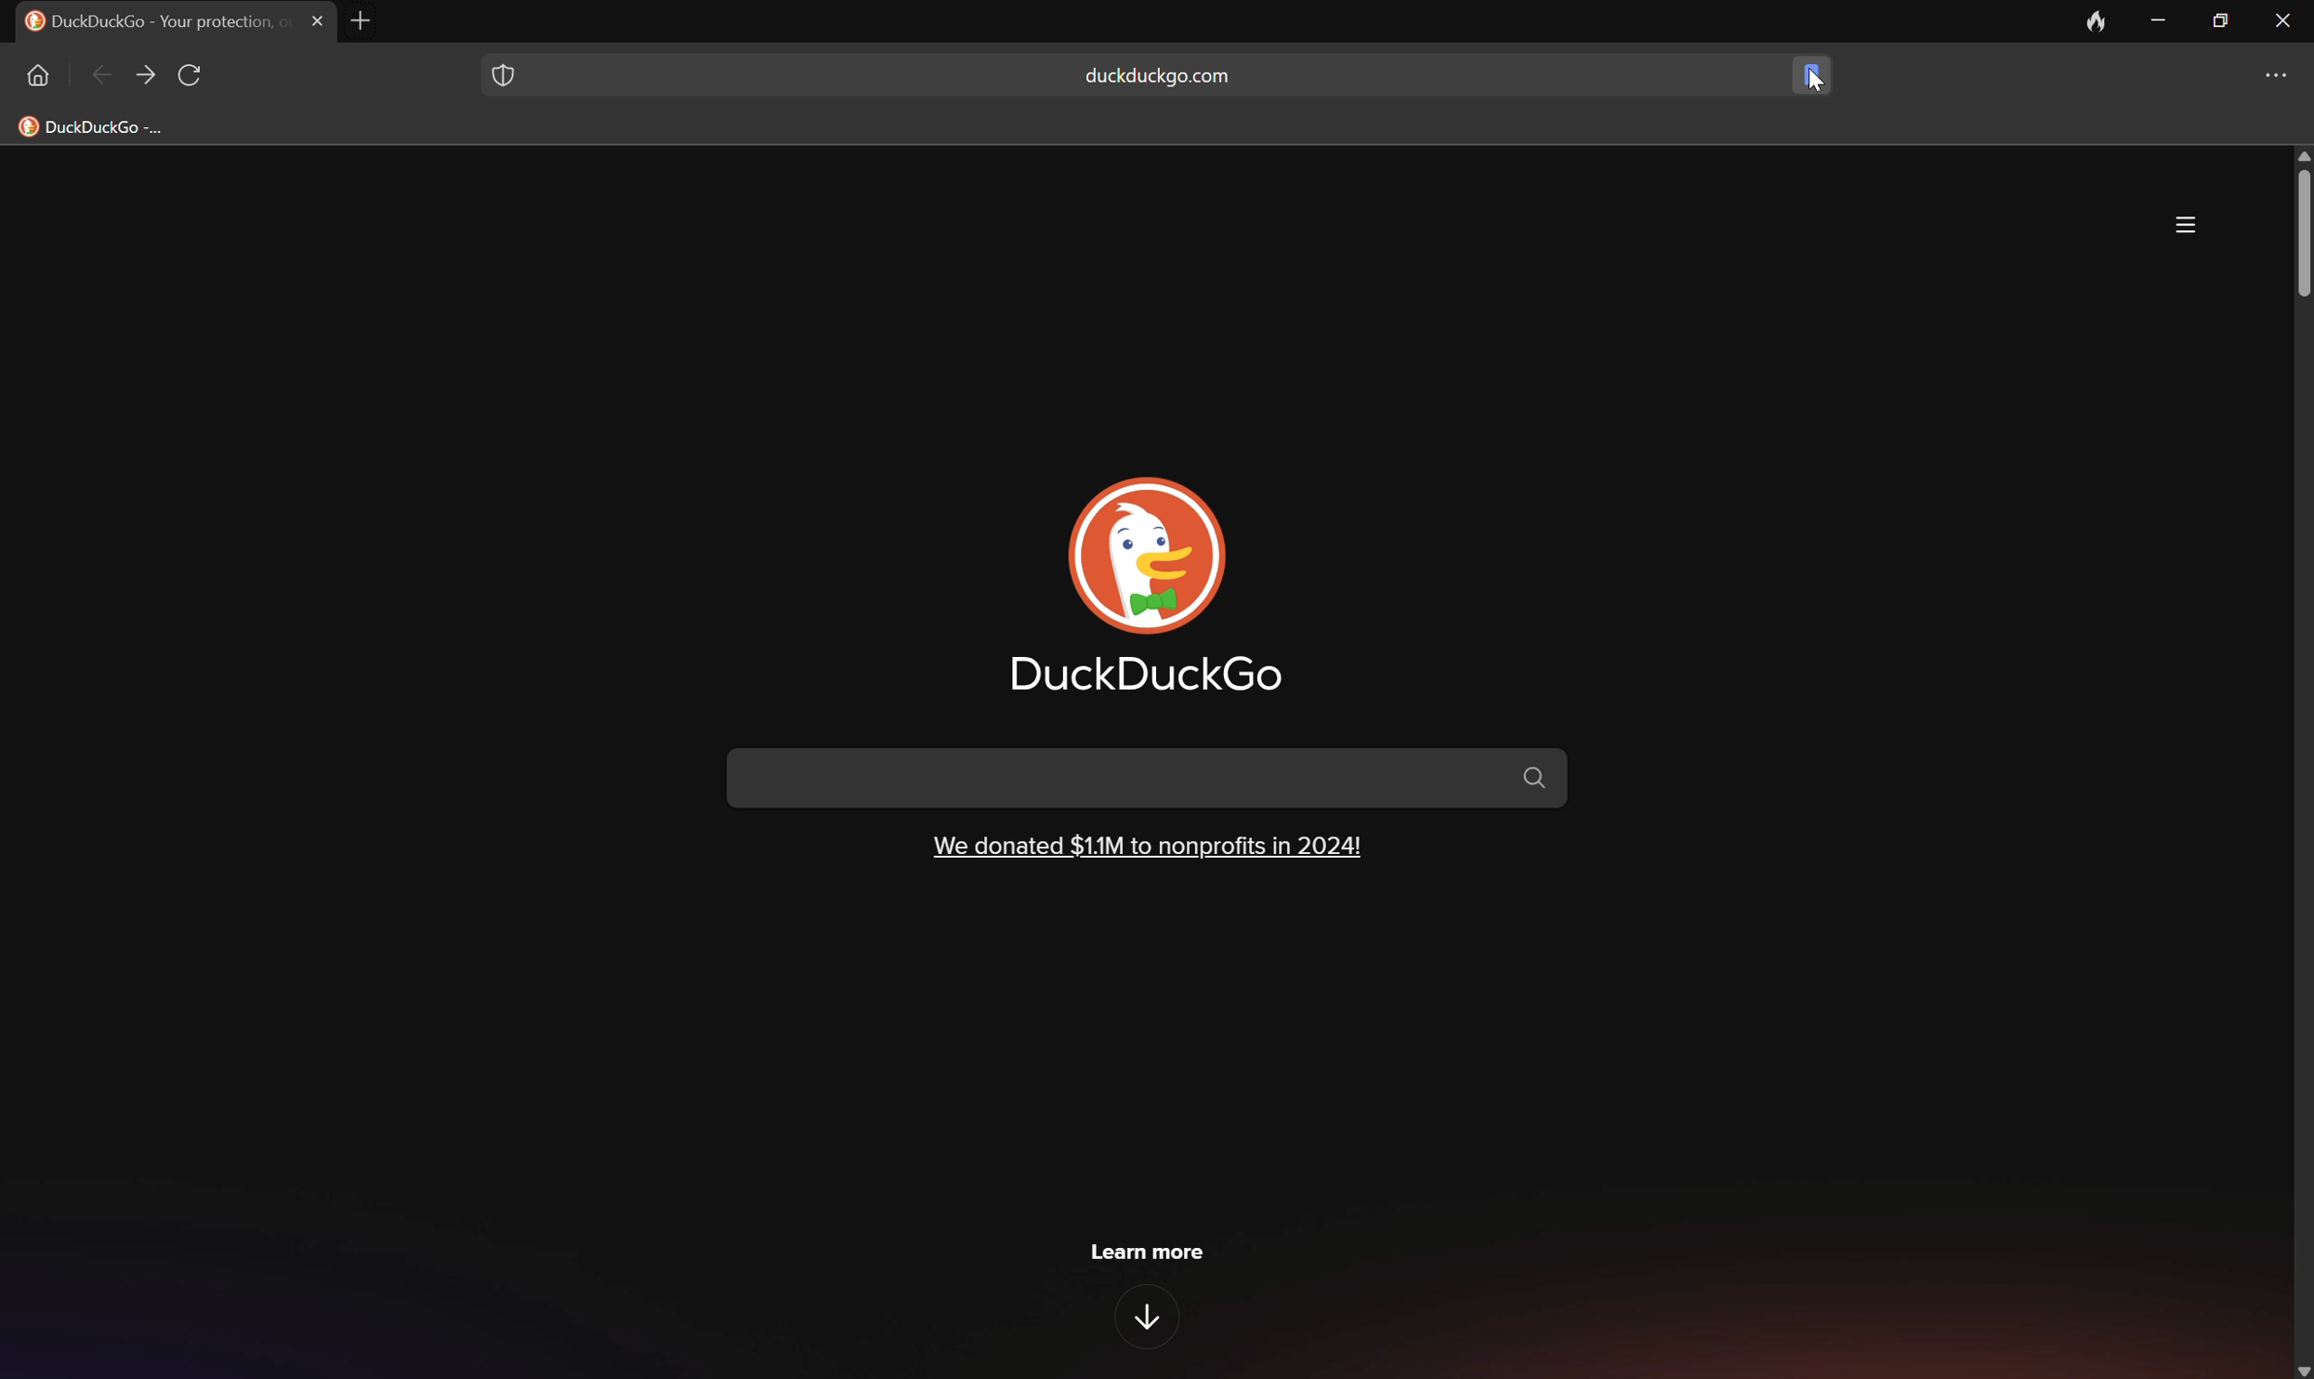  What do you see at coordinates (369, 20) in the screenshot?
I see `New tab` at bounding box center [369, 20].